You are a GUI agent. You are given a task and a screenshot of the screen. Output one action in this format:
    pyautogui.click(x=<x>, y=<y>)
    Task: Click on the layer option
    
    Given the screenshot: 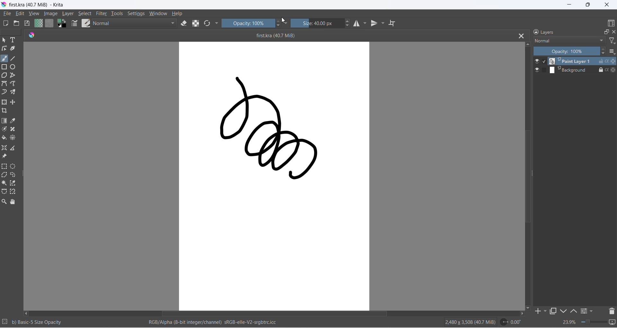 What is the action you would take?
    pyautogui.click(x=592, y=311)
    